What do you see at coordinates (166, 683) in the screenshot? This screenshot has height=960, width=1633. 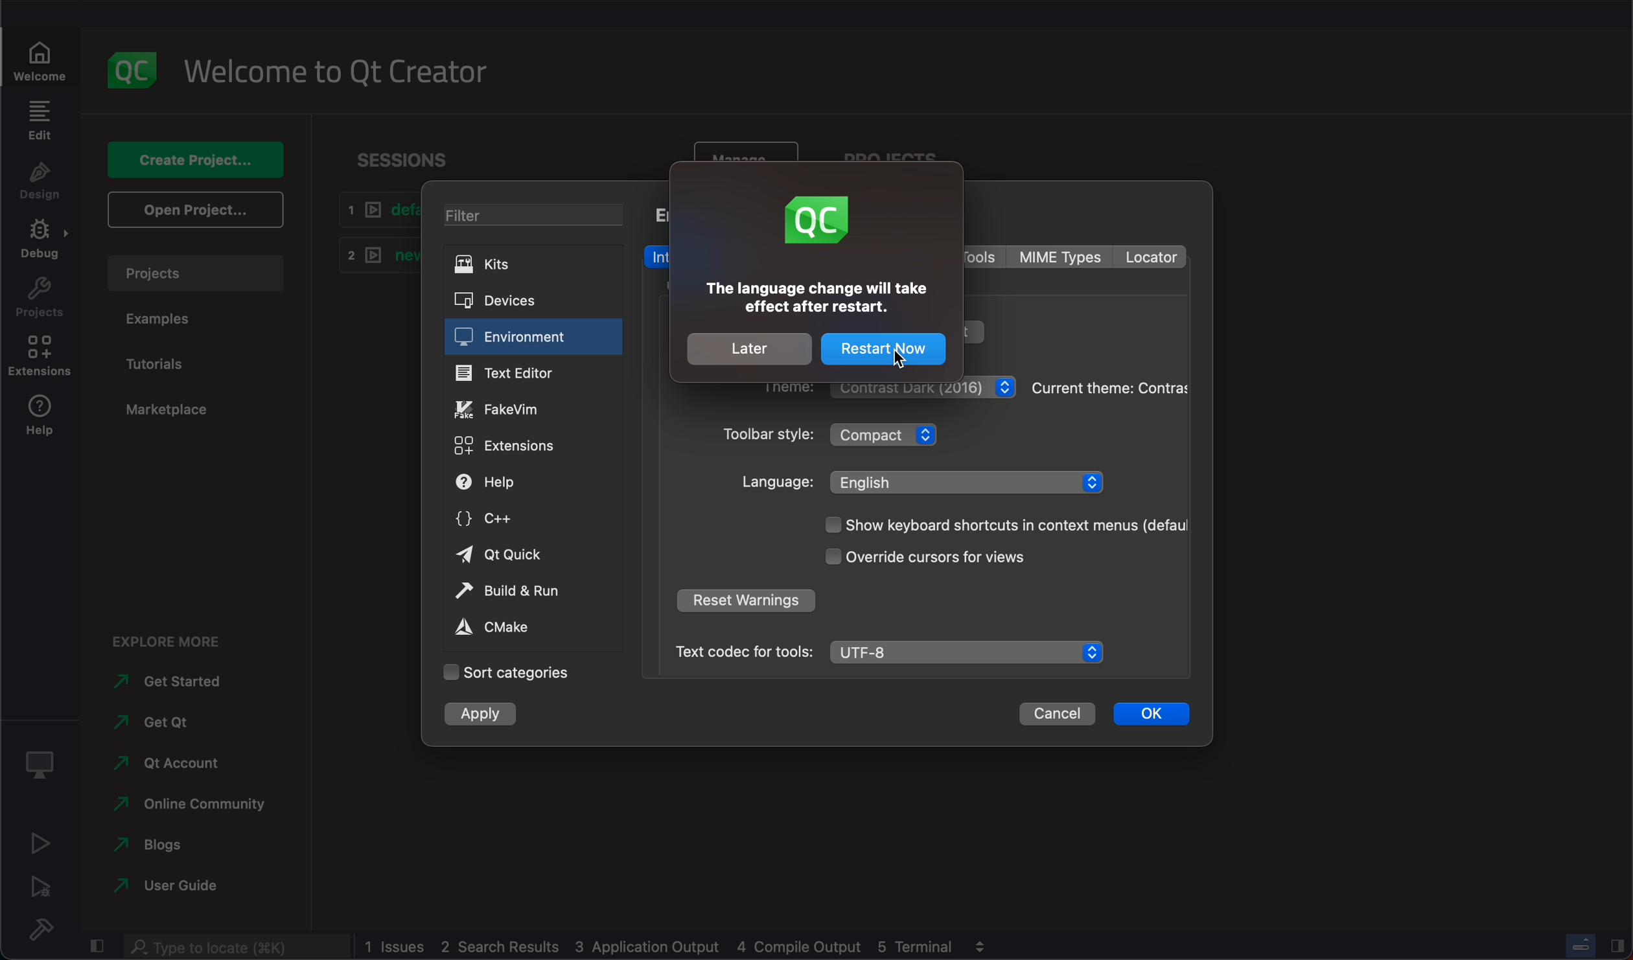 I see `get started` at bounding box center [166, 683].